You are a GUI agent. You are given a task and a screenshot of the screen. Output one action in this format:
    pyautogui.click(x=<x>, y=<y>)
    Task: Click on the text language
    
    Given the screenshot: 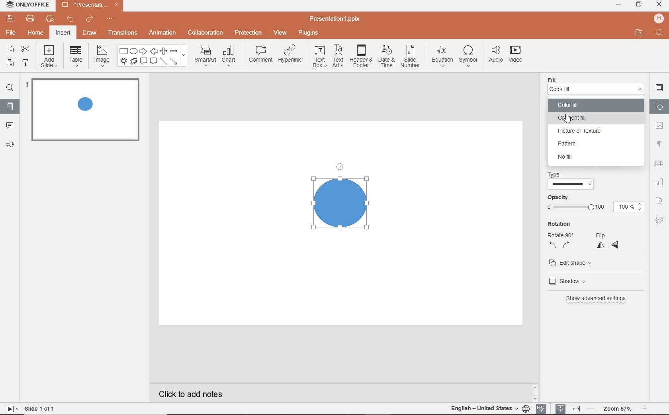 What is the action you would take?
    pyautogui.click(x=485, y=409)
    